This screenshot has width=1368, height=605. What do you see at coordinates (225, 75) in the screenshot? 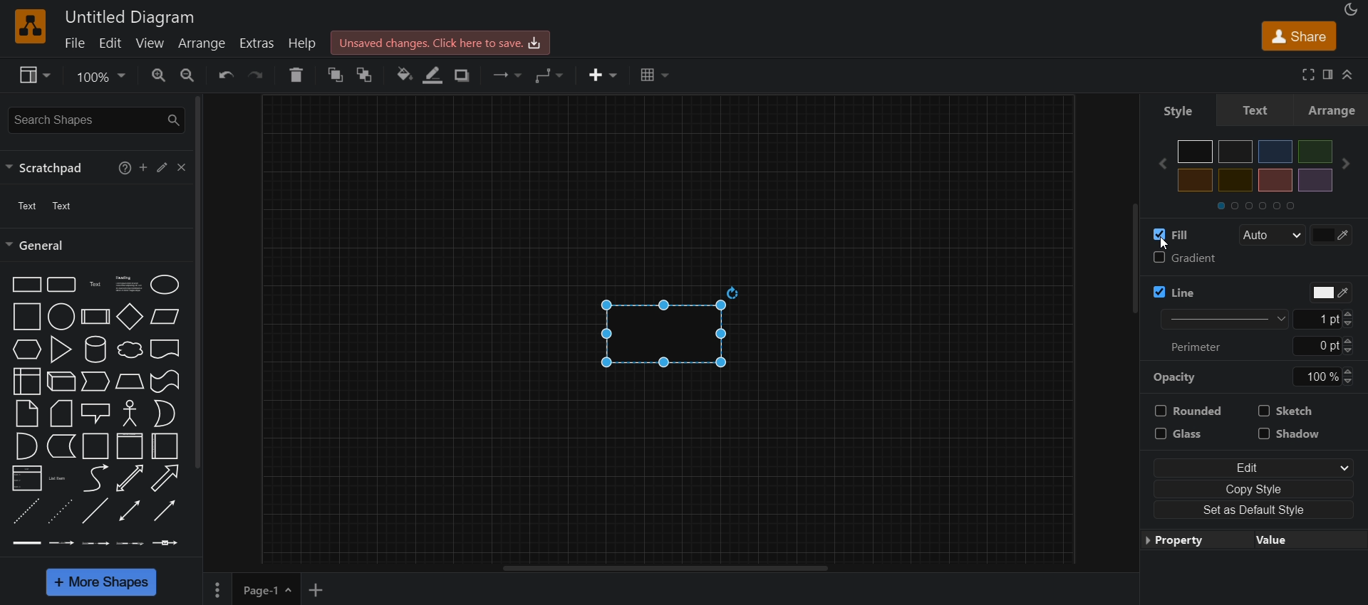
I see `undo` at bounding box center [225, 75].